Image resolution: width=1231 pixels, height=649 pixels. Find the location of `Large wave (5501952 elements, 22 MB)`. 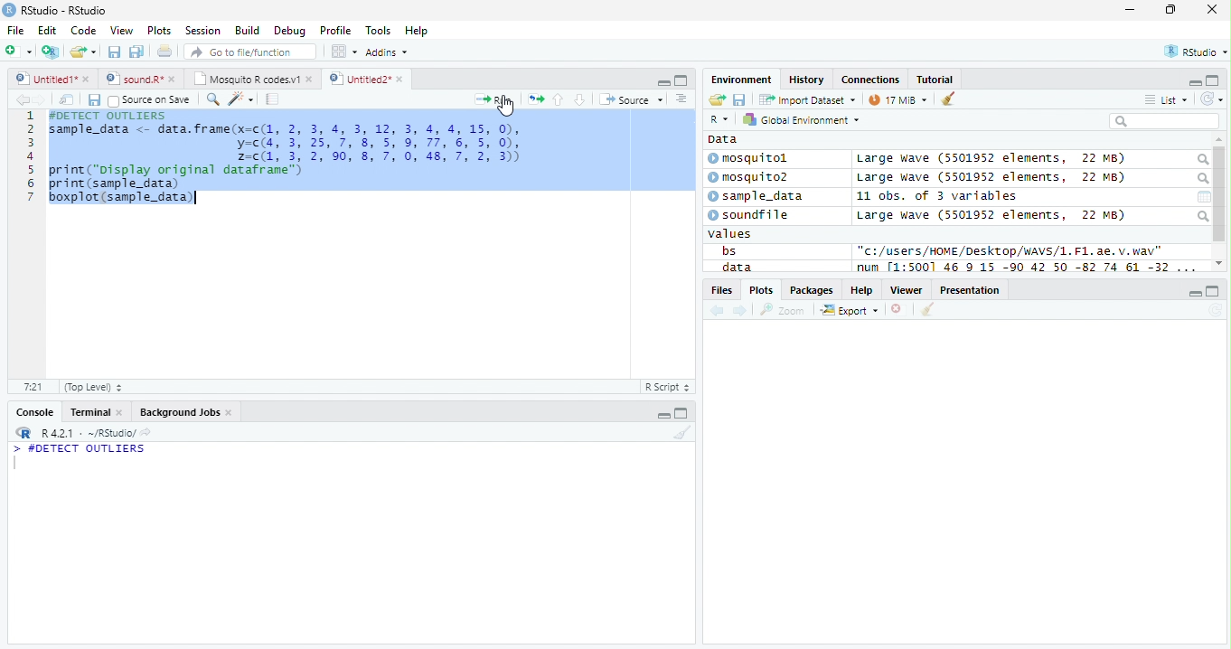

Large wave (5501952 elements, 22 MB) is located at coordinates (991, 159).